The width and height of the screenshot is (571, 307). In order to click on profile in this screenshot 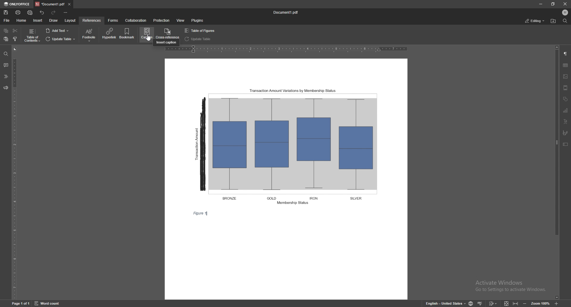, I will do `click(565, 12)`.